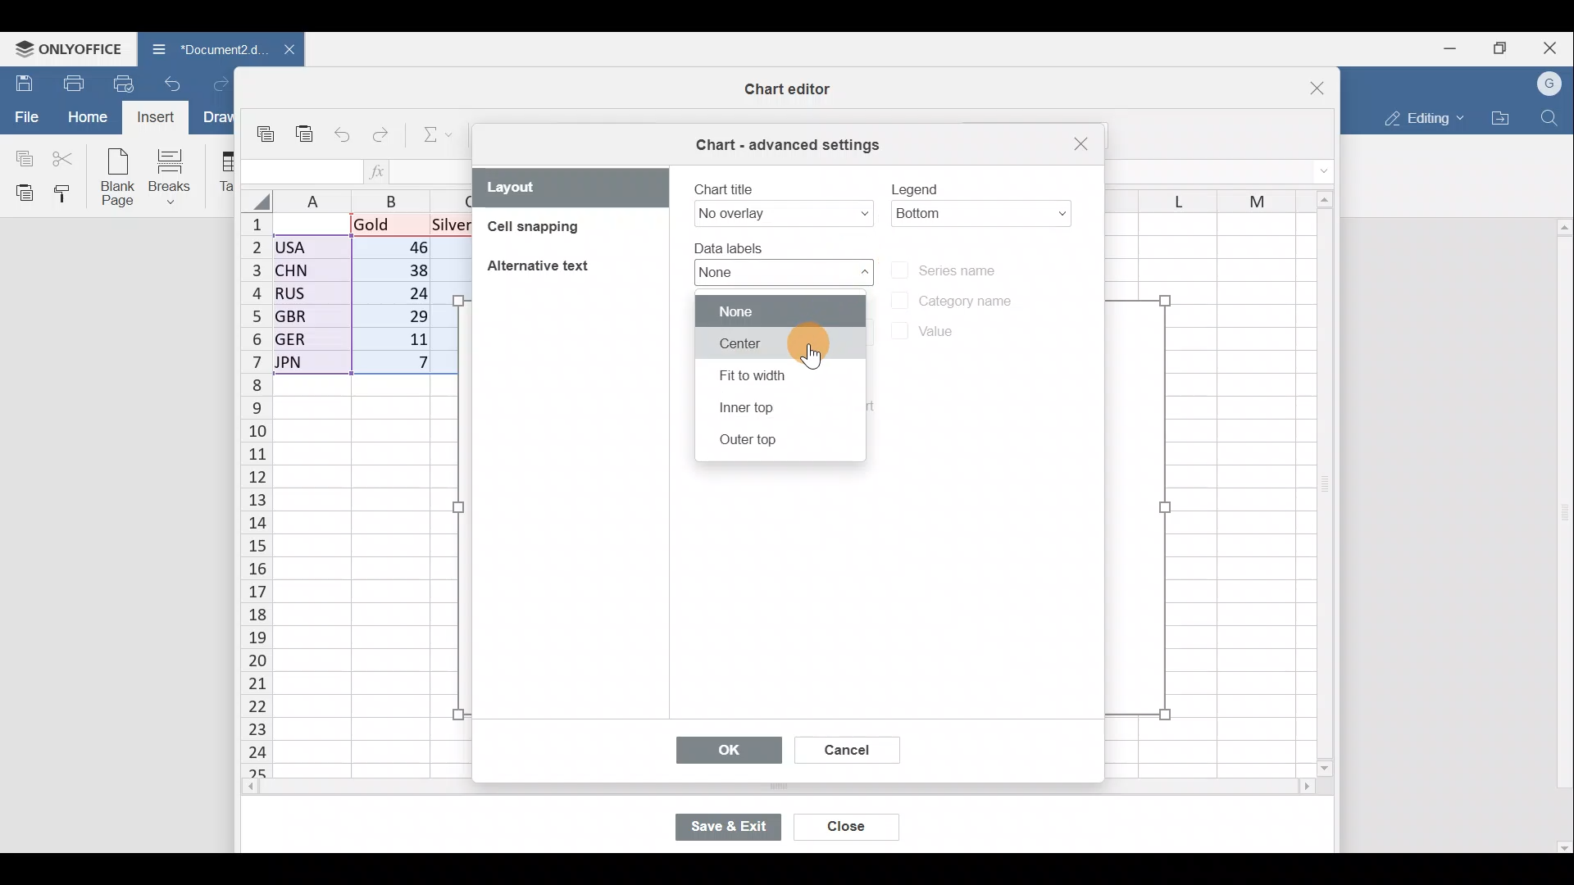 Image resolution: width=1574 pixels, height=885 pixels. I want to click on Close, so click(849, 828).